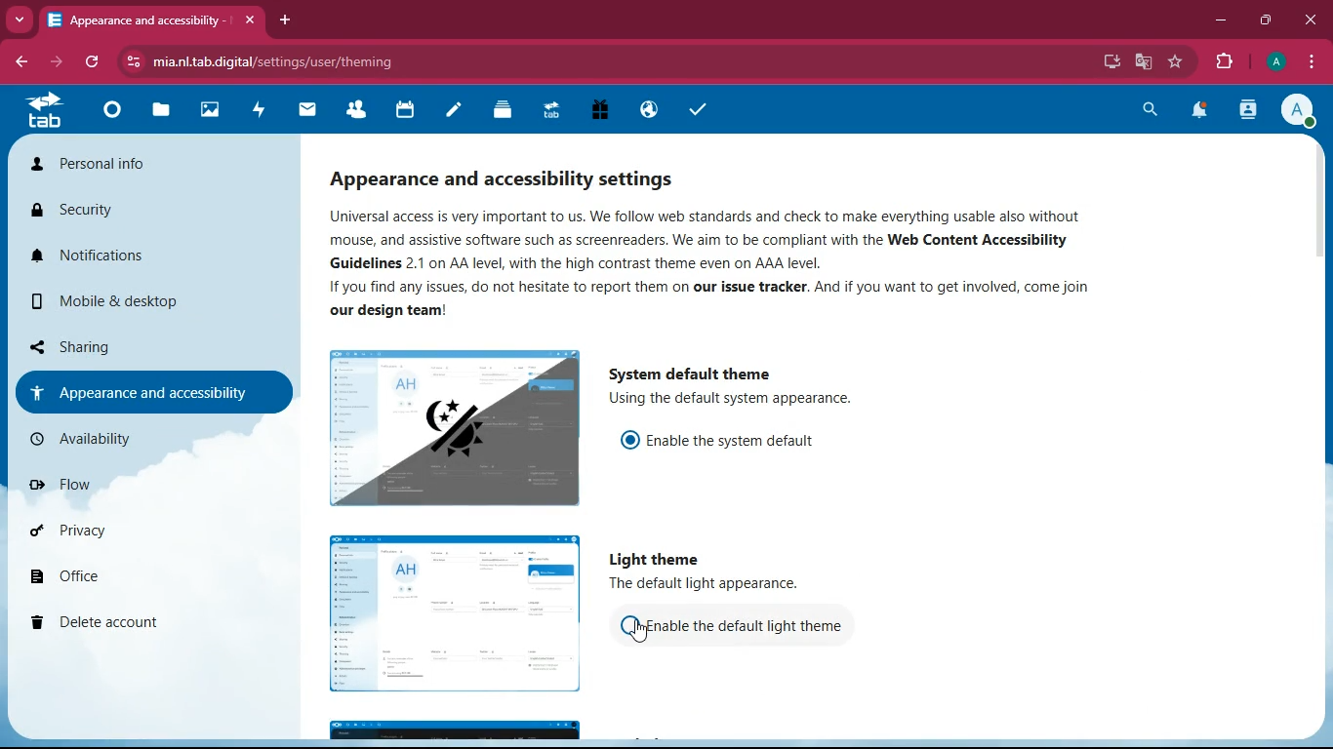  What do you see at coordinates (1104, 61) in the screenshot?
I see `desktop` at bounding box center [1104, 61].